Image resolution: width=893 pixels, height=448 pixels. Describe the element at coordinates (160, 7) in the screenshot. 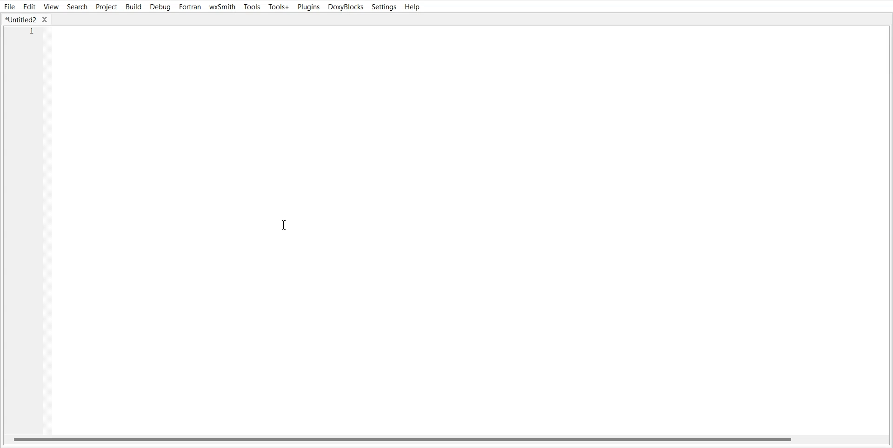

I see `Debug` at that location.